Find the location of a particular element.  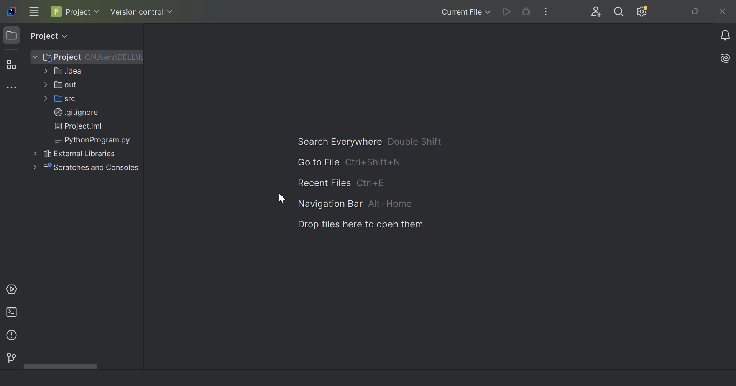

Alt+Home is located at coordinates (391, 203).